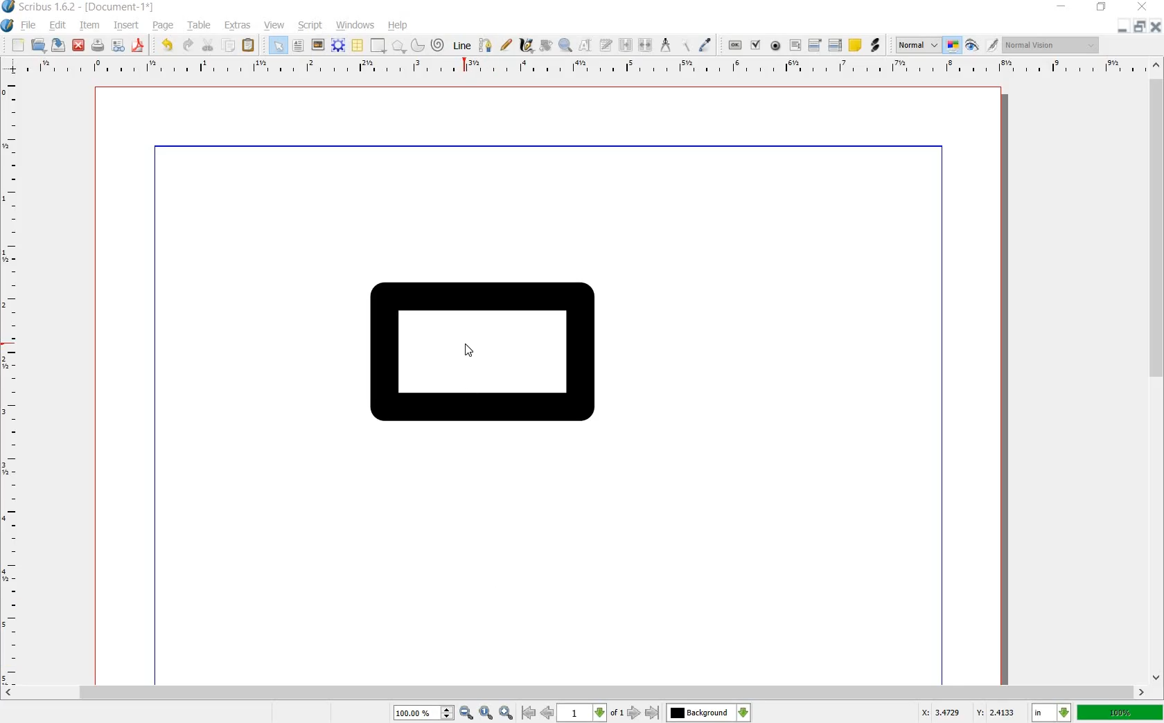 This screenshot has height=723, width=1164. I want to click on extras, so click(238, 25).